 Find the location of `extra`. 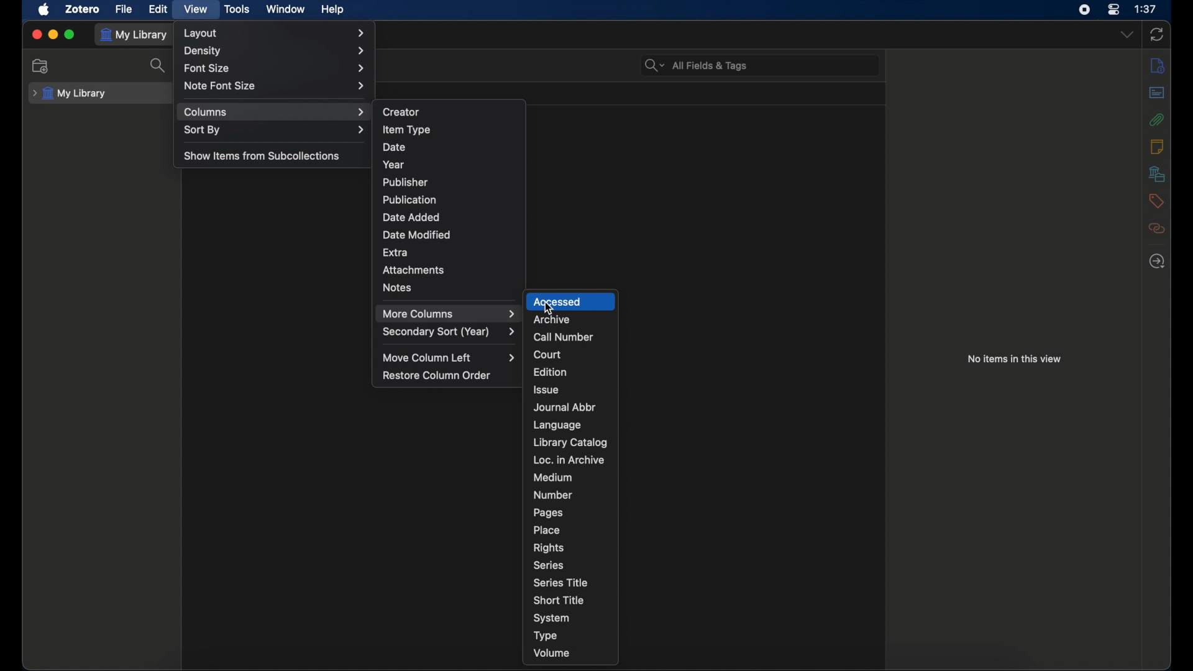

extra is located at coordinates (396, 253).